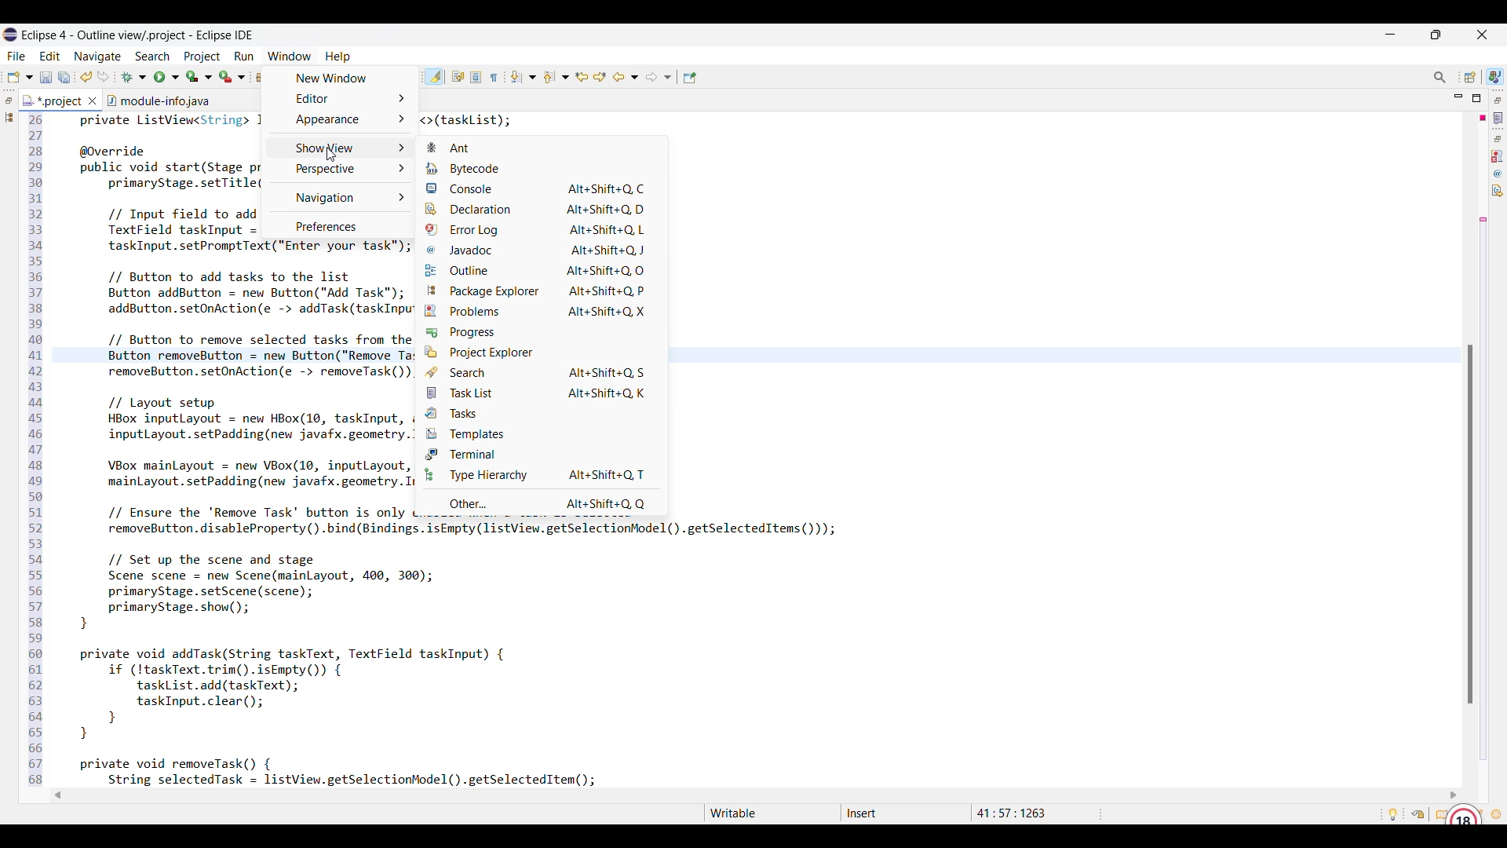 The height and width of the screenshot is (848, 1507). Describe the element at coordinates (540, 474) in the screenshot. I see `Type hierarchy` at that location.